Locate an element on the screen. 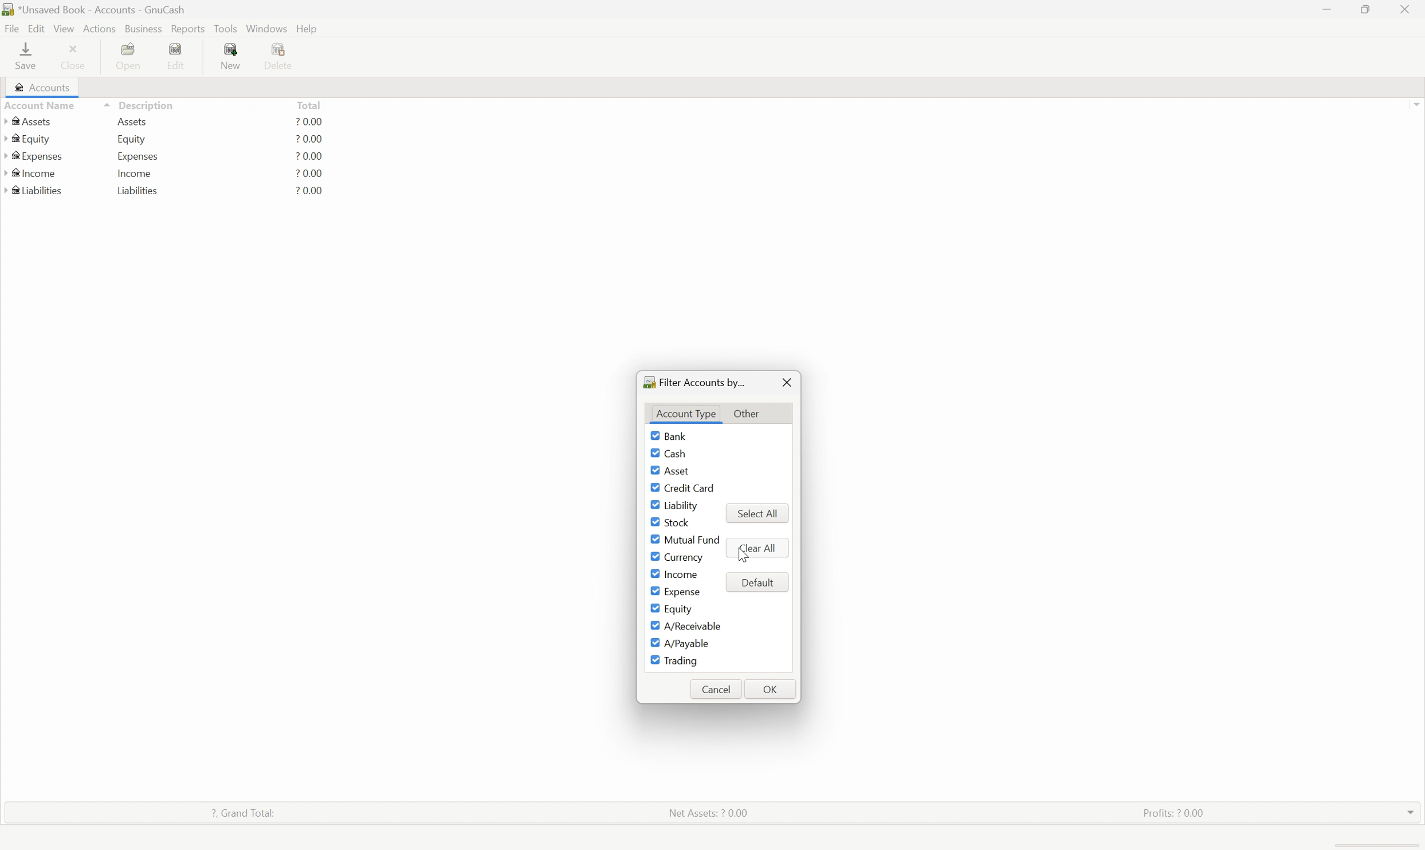 The width and height of the screenshot is (1425, 850). Checkbox is located at coordinates (649, 506).